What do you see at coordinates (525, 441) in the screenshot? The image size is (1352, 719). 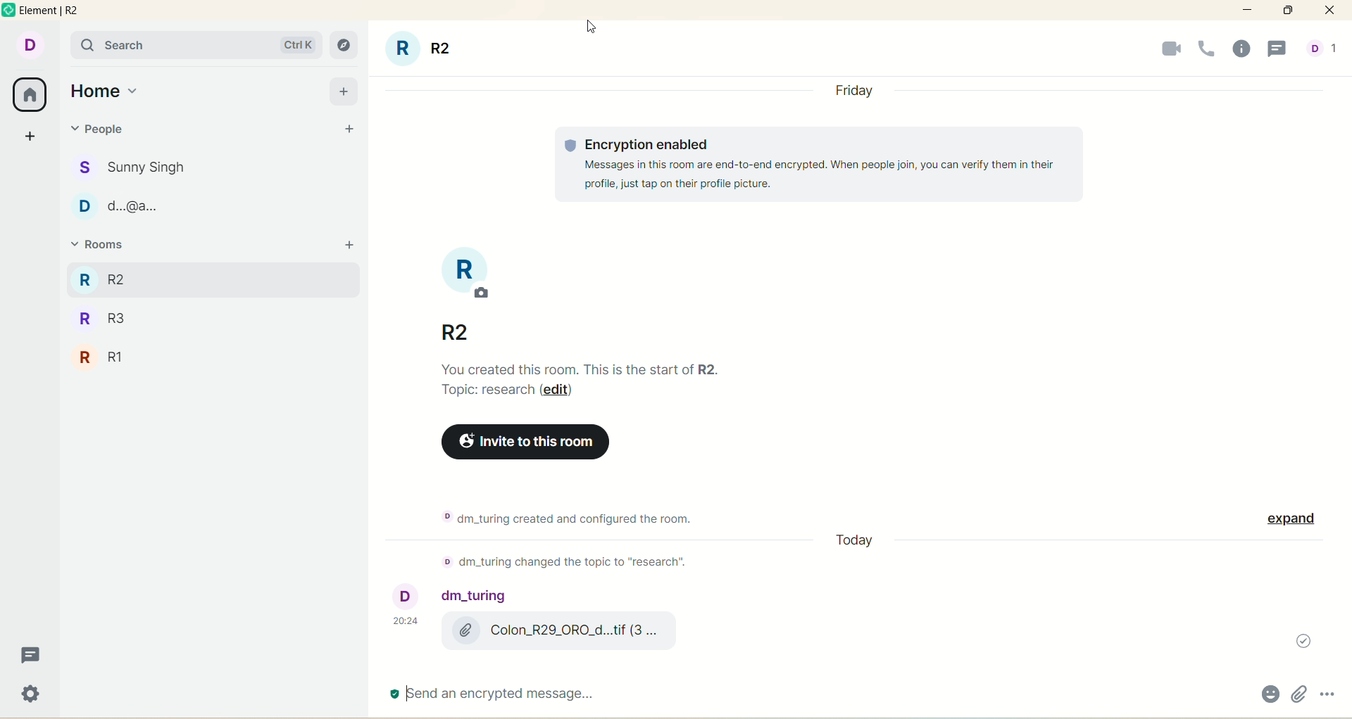 I see `` at bounding box center [525, 441].